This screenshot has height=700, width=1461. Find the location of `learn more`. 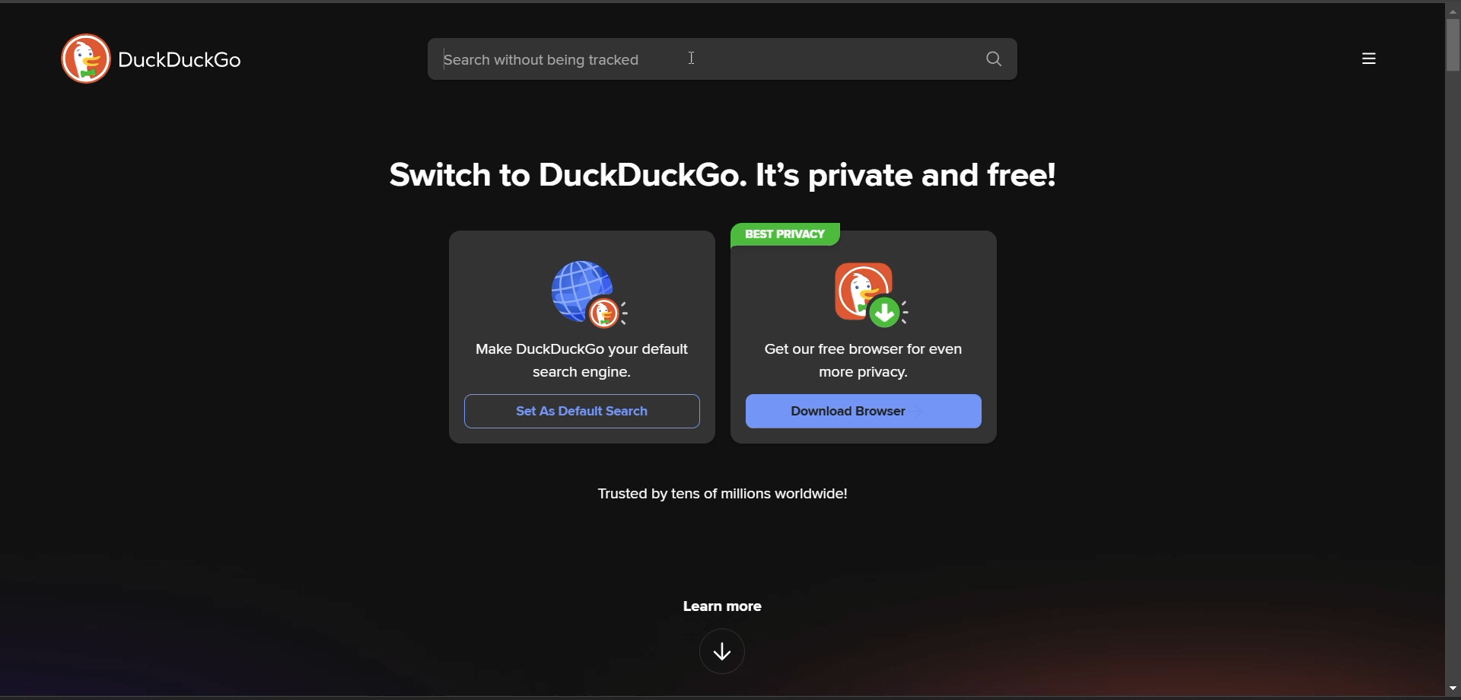

learn more is located at coordinates (725, 610).